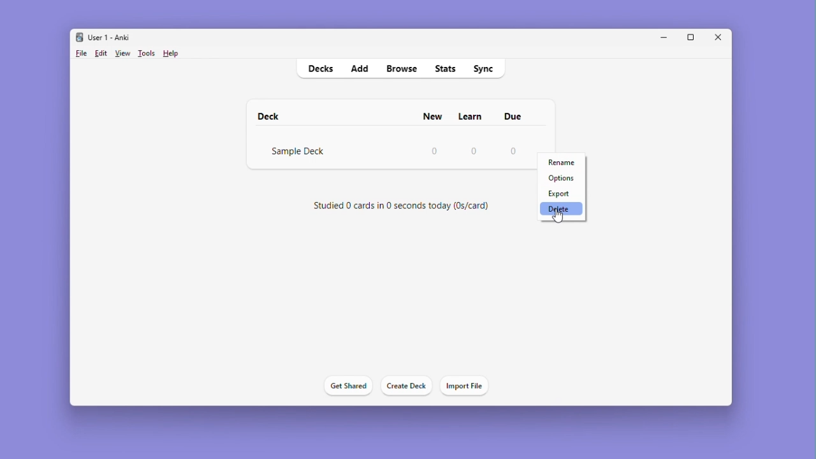 The height and width of the screenshot is (459, 816). I want to click on Help , so click(169, 54).